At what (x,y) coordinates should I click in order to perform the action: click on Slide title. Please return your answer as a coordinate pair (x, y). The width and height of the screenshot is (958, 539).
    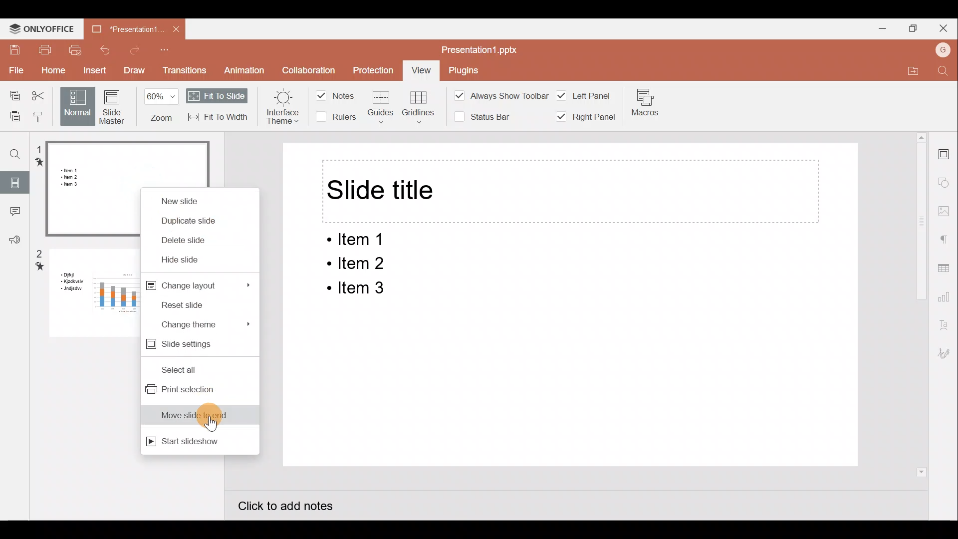
    Looking at the image, I should click on (383, 191).